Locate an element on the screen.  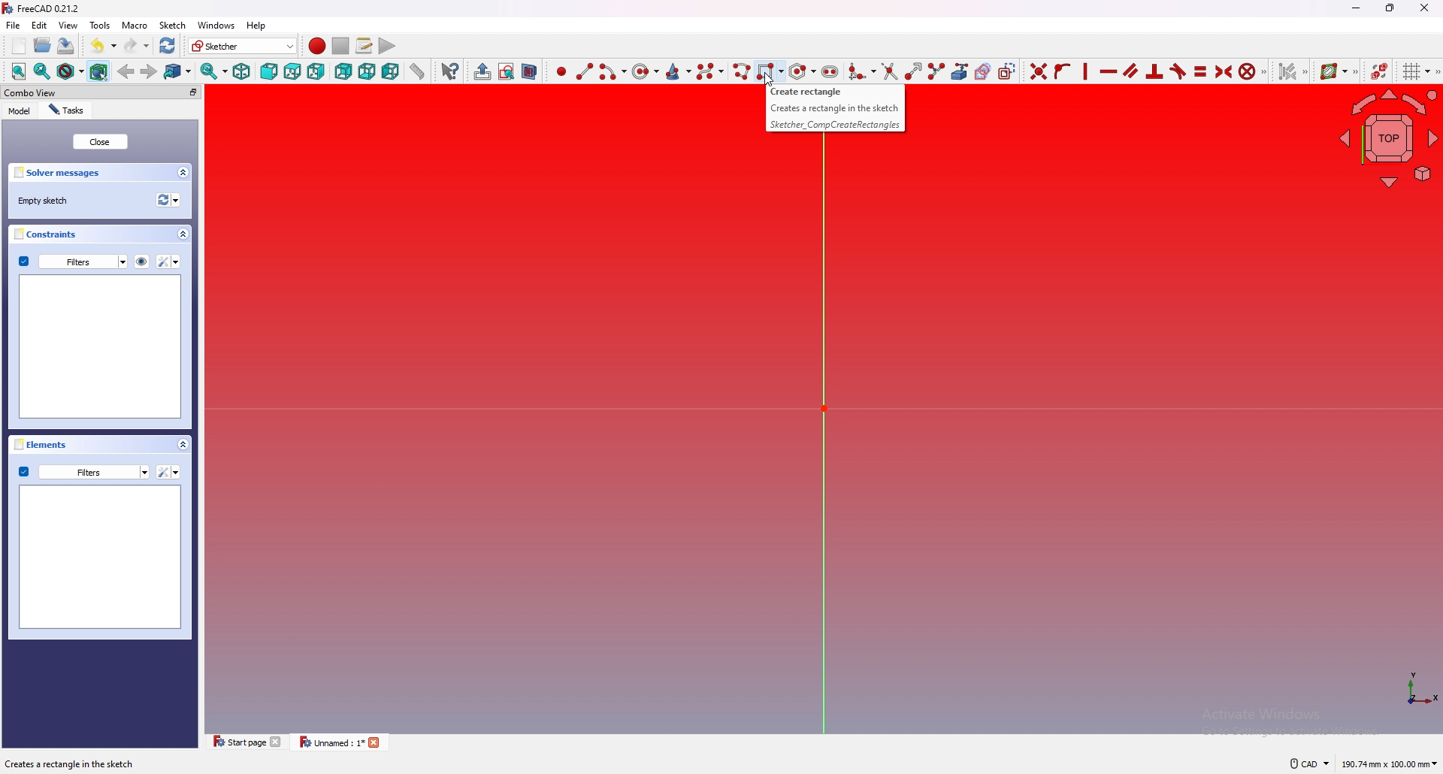
constraint point onto object is located at coordinates (1062, 71).